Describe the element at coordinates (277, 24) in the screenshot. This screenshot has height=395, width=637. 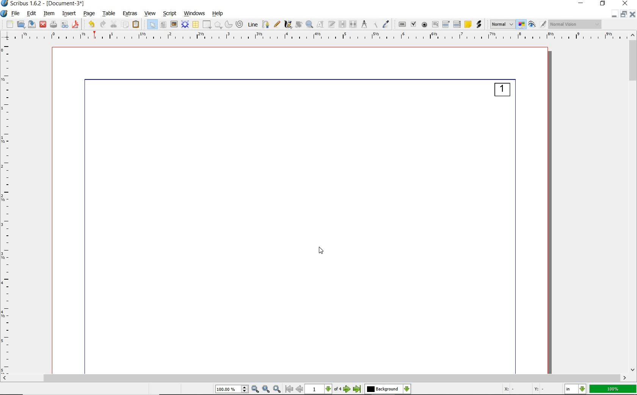
I see `freehand line` at that location.